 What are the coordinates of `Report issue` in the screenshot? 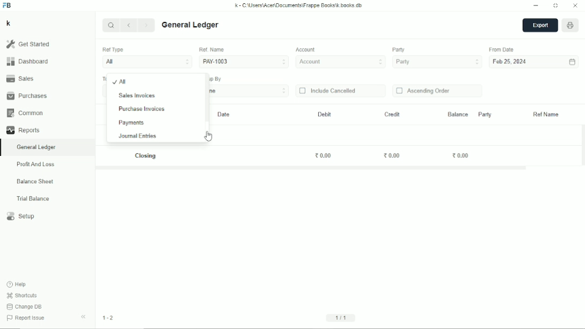 It's located at (27, 319).